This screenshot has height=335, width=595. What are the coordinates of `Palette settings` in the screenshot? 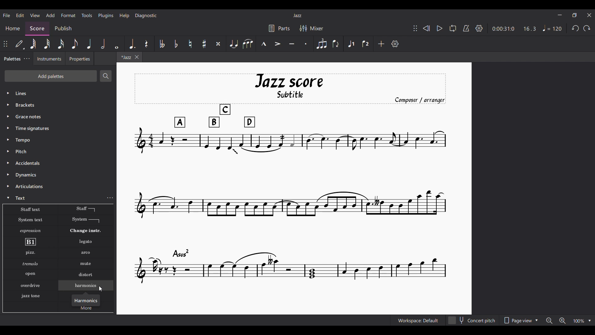 It's located at (27, 59).